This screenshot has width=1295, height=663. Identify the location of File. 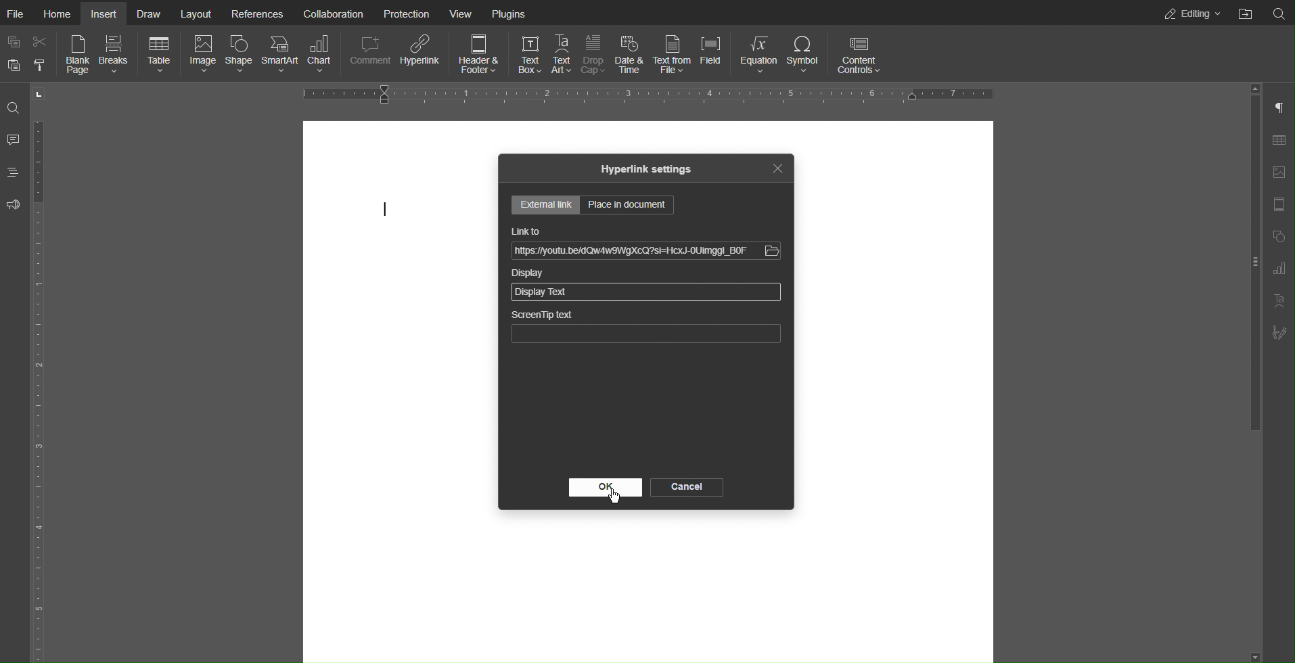
(19, 14).